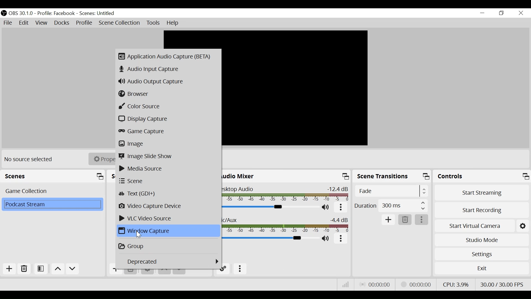  What do you see at coordinates (520, 13) in the screenshot?
I see `Close` at bounding box center [520, 13].